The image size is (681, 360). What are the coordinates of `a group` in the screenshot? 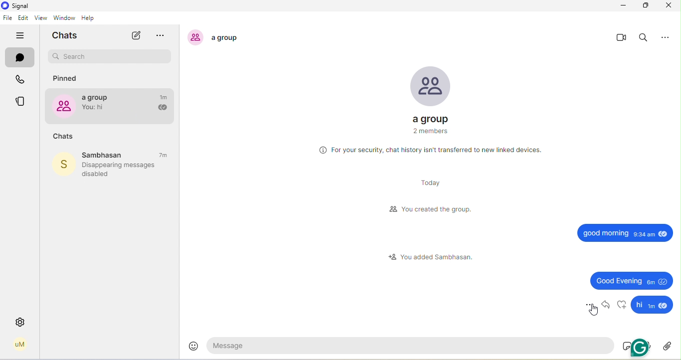 It's located at (99, 105).